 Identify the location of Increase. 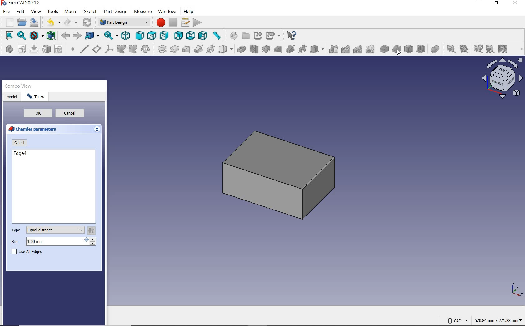
(91, 239).